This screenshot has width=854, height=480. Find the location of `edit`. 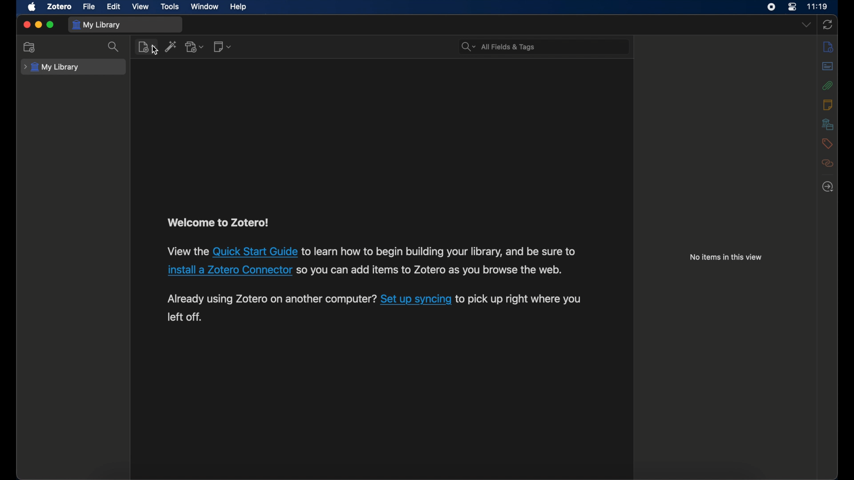

edit is located at coordinates (113, 7).